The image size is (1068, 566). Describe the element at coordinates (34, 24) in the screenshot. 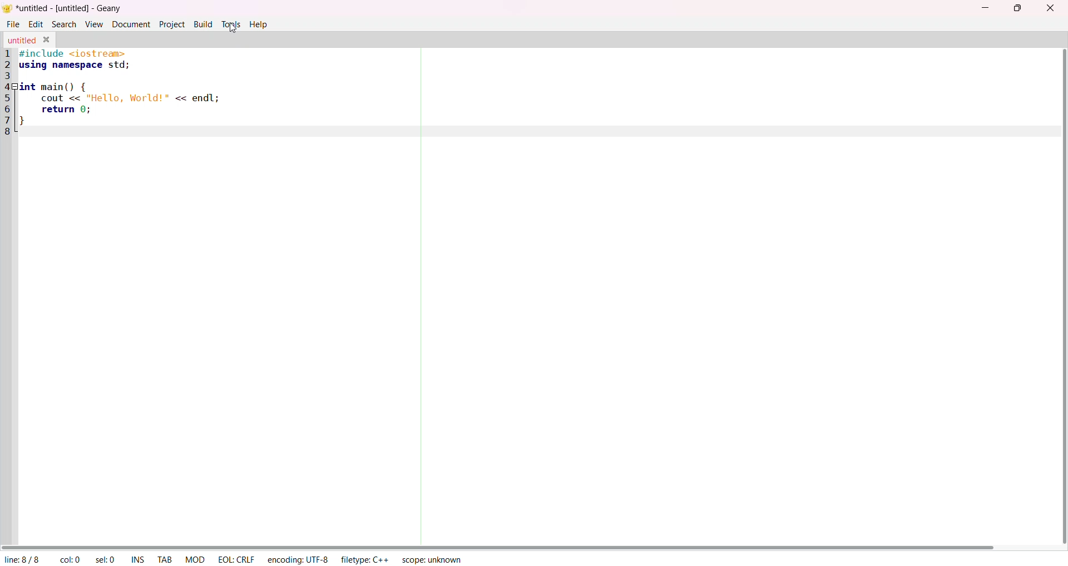

I see `Edit` at that location.